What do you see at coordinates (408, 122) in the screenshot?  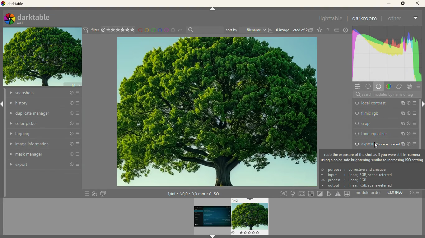 I see `more` at bounding box center [408, 122].